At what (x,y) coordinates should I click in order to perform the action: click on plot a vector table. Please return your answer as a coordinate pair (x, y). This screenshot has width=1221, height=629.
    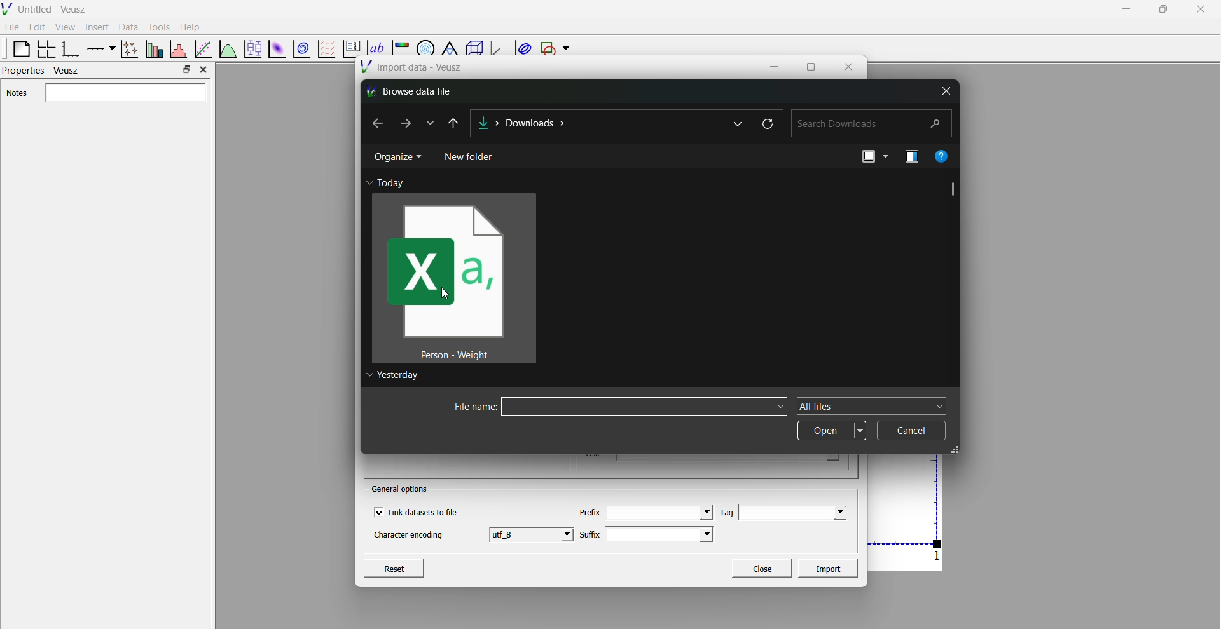
    Looking at the image, I should click on (325, 48).